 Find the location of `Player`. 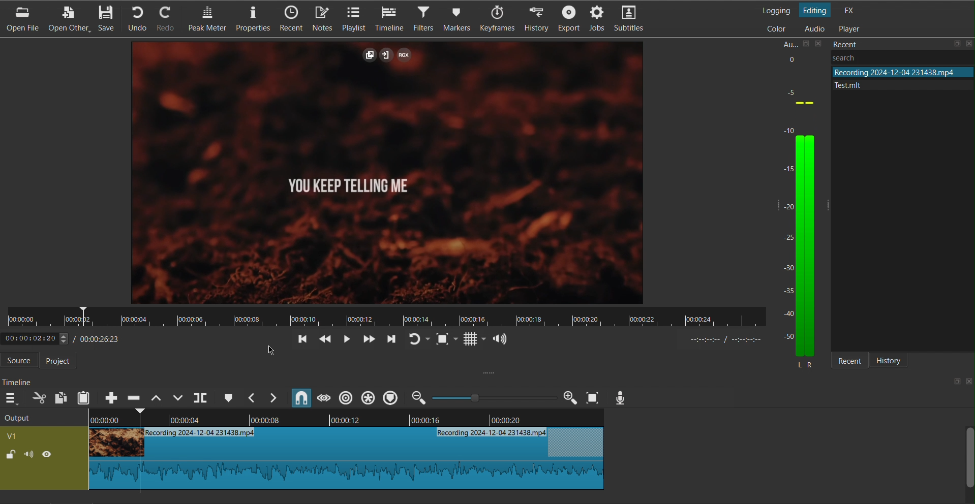

Player is located at coordinates (848, 28).